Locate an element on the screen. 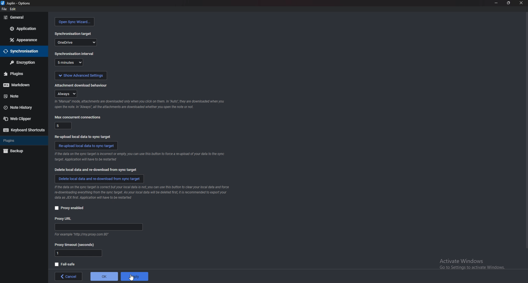 This screenshot has width=528, height=283. proxy enabled is located at coordinates (71, 208).